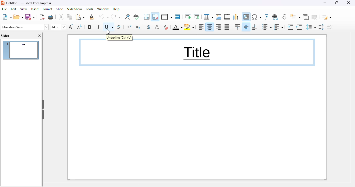 The image size is (355, 187). I want to click on align right, so click(219, 27).